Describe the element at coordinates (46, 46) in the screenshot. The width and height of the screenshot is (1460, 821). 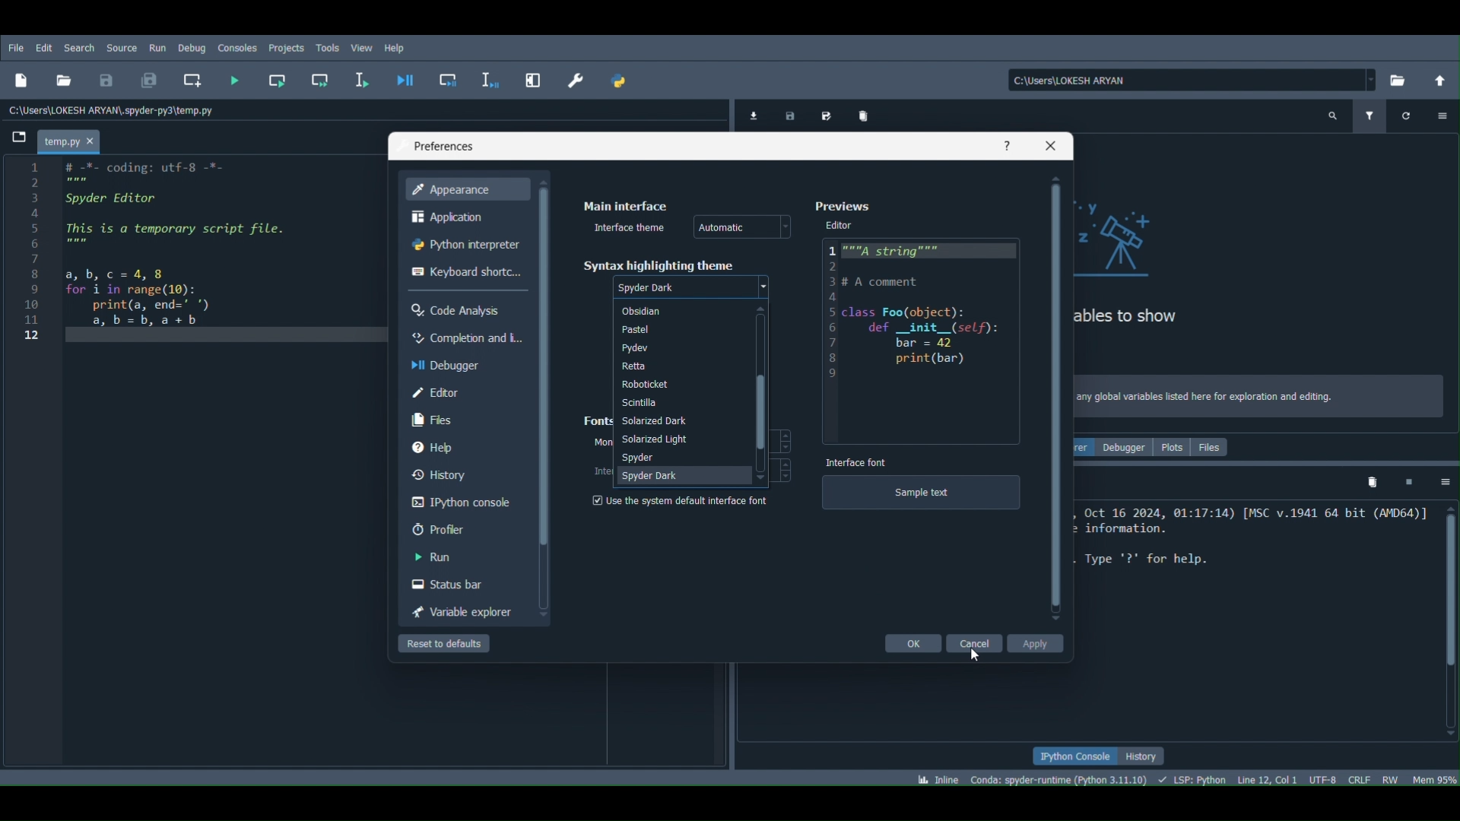
I see `Edit` at that location.